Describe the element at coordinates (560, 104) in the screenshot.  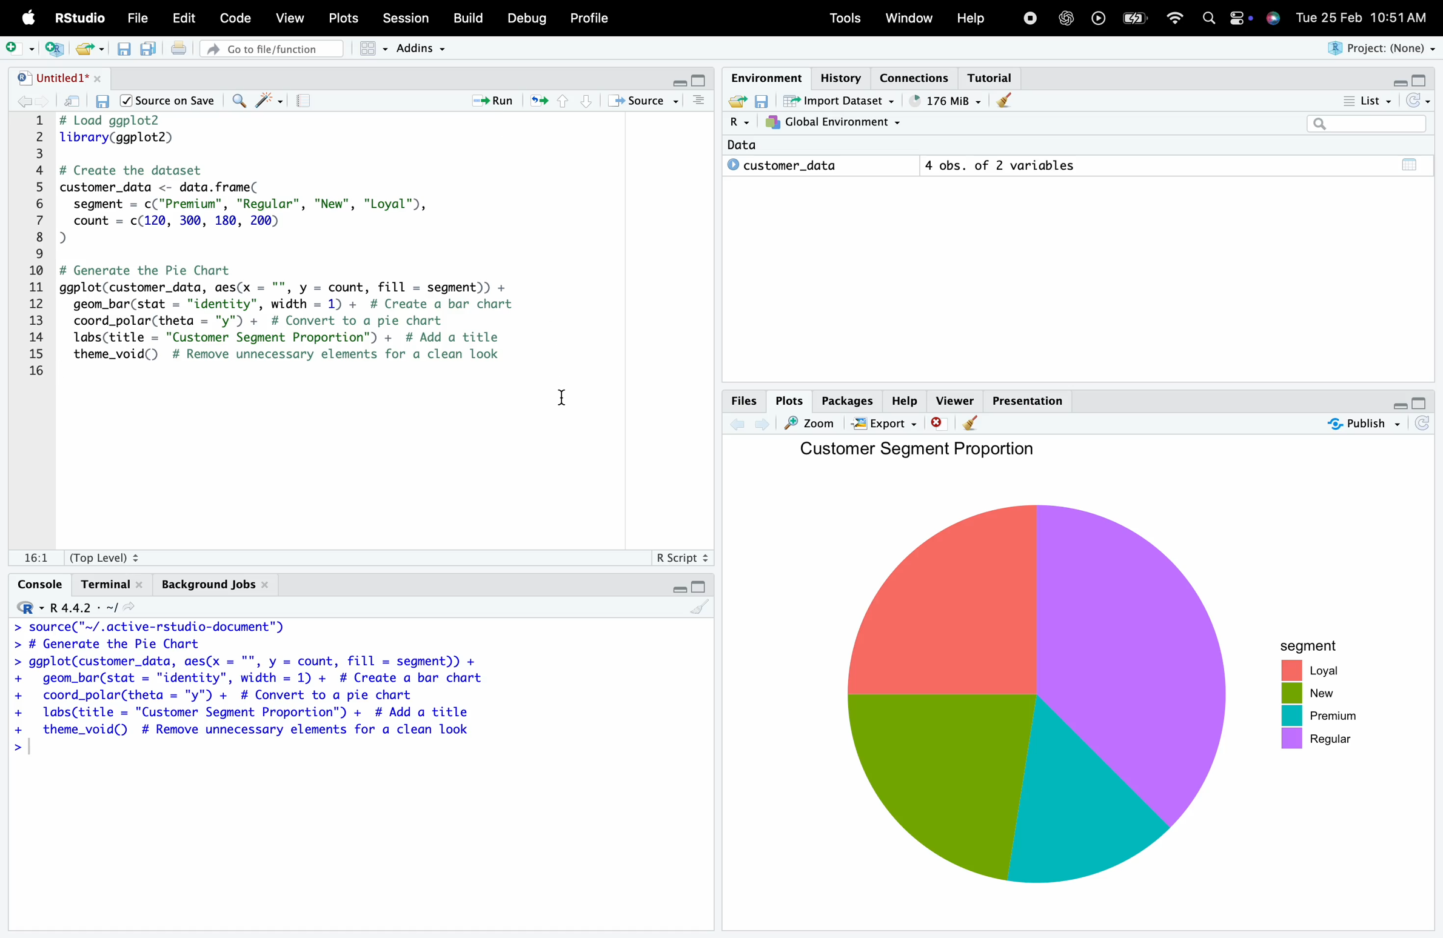
I see `top` at that location.